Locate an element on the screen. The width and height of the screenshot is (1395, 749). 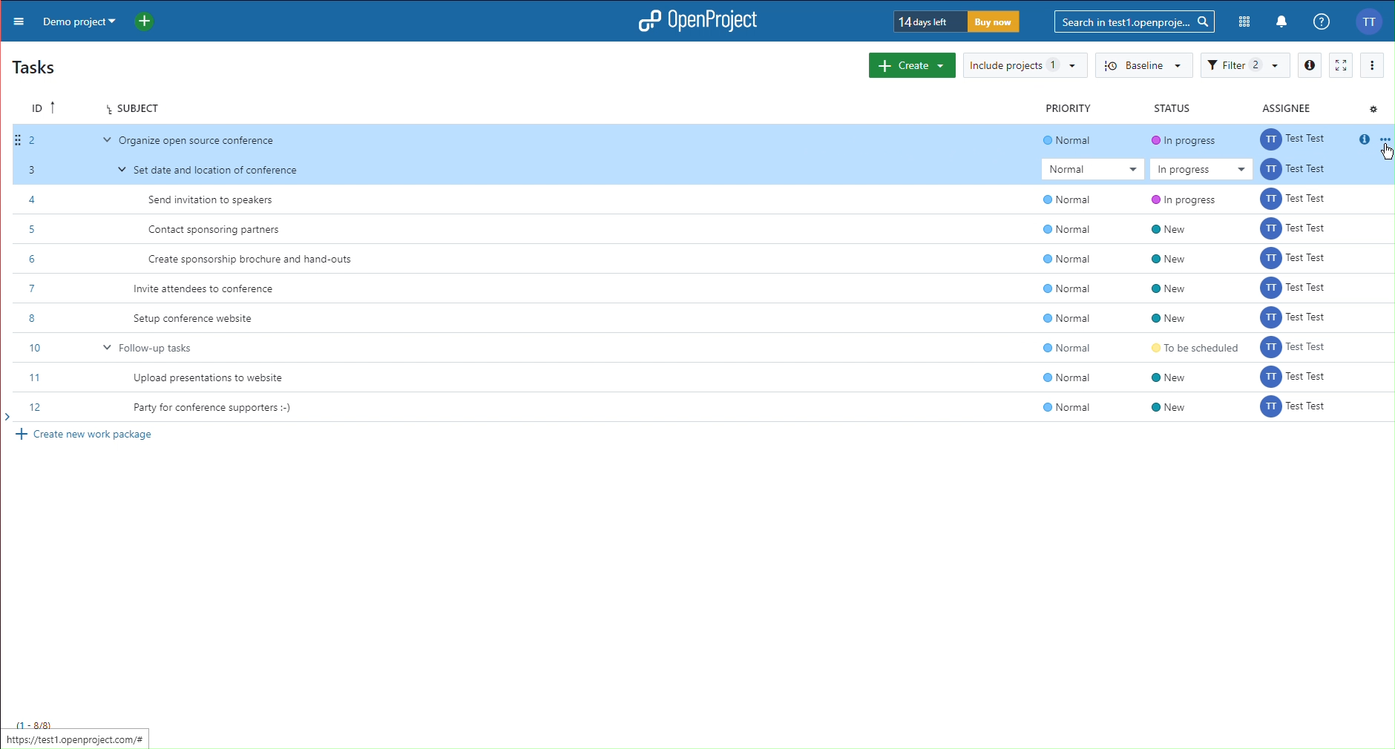
OpenProject is located at coordinates (693, 22).